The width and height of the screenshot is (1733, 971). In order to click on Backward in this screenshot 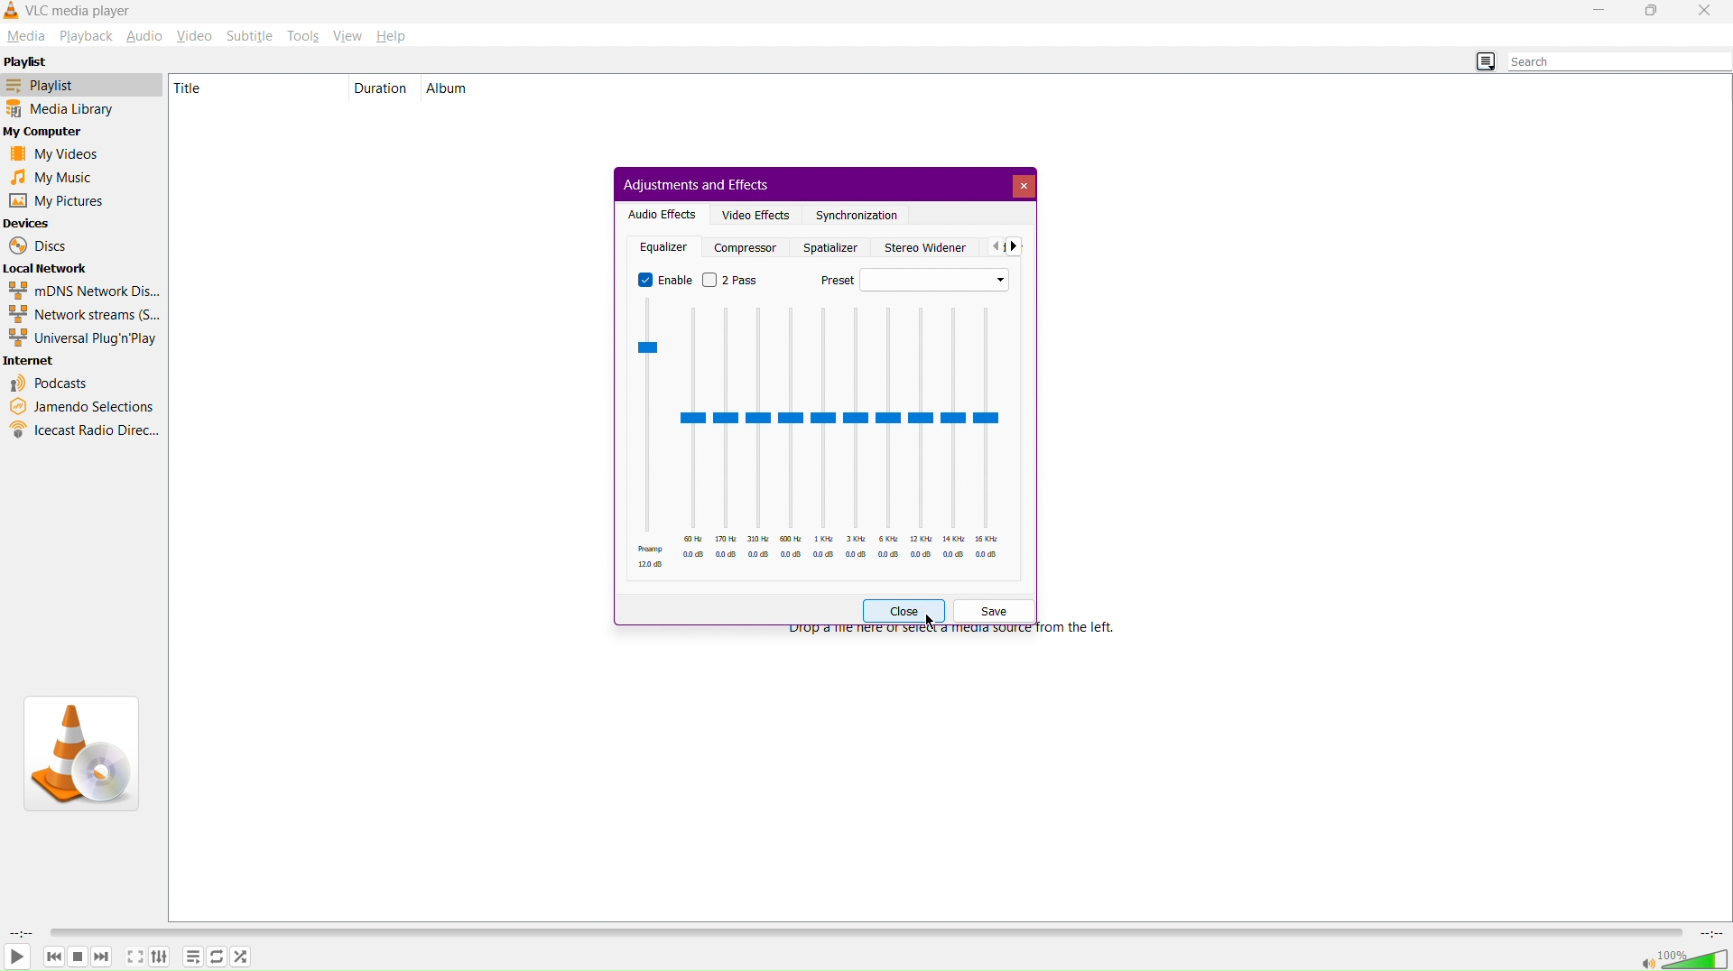, I will do `click(52, 955)`.